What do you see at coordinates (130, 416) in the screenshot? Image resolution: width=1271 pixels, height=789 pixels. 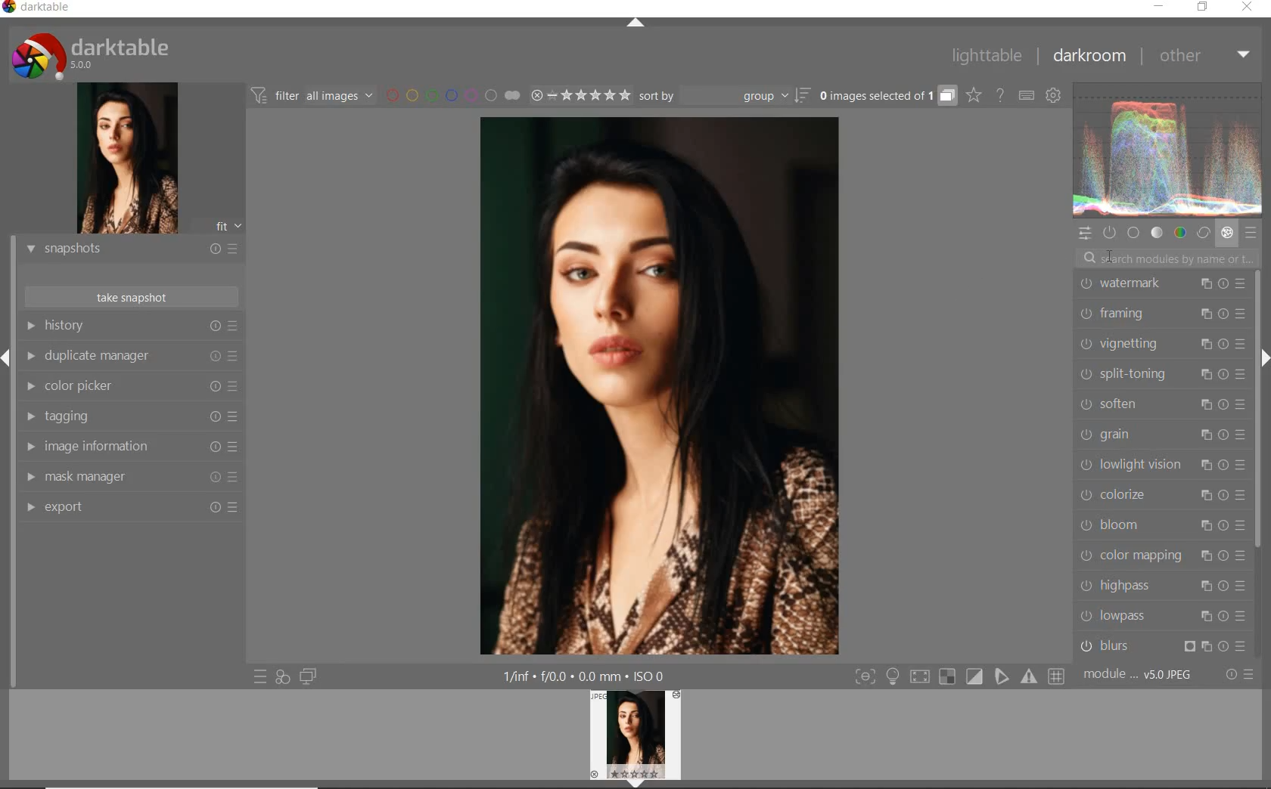 I see `tagging` at bounding box center [130, 416].